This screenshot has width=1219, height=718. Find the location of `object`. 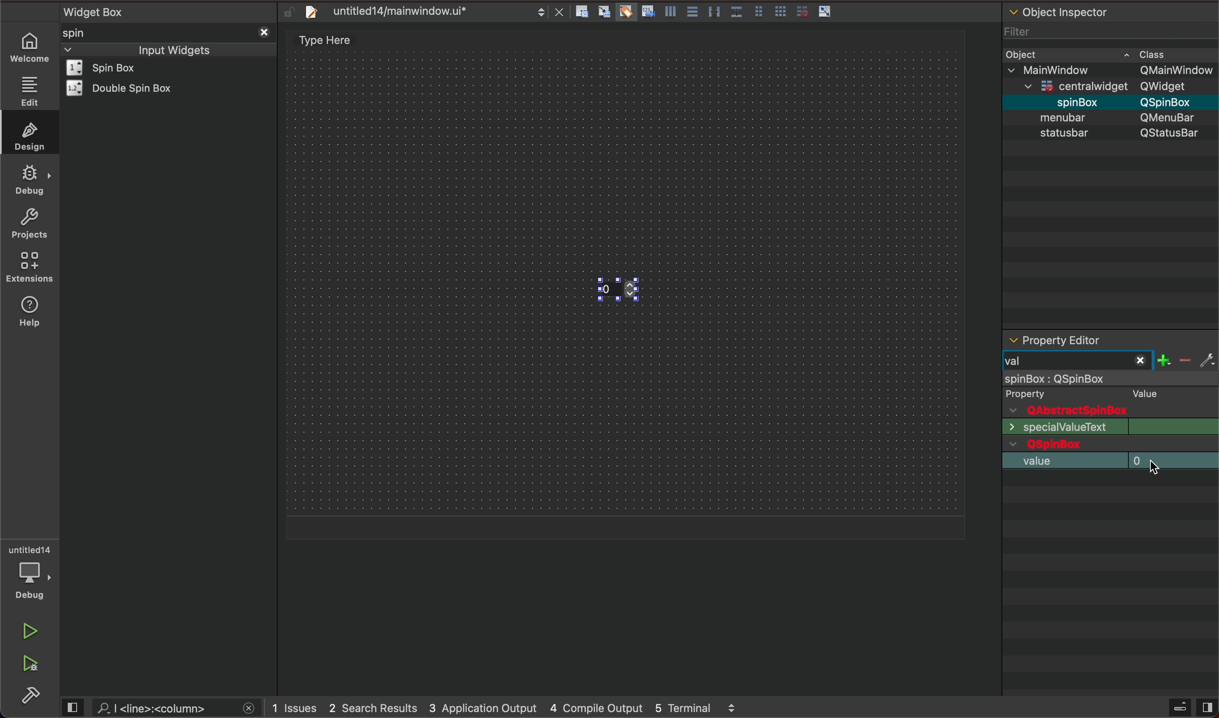

object is located at coordinates (1066, 117).